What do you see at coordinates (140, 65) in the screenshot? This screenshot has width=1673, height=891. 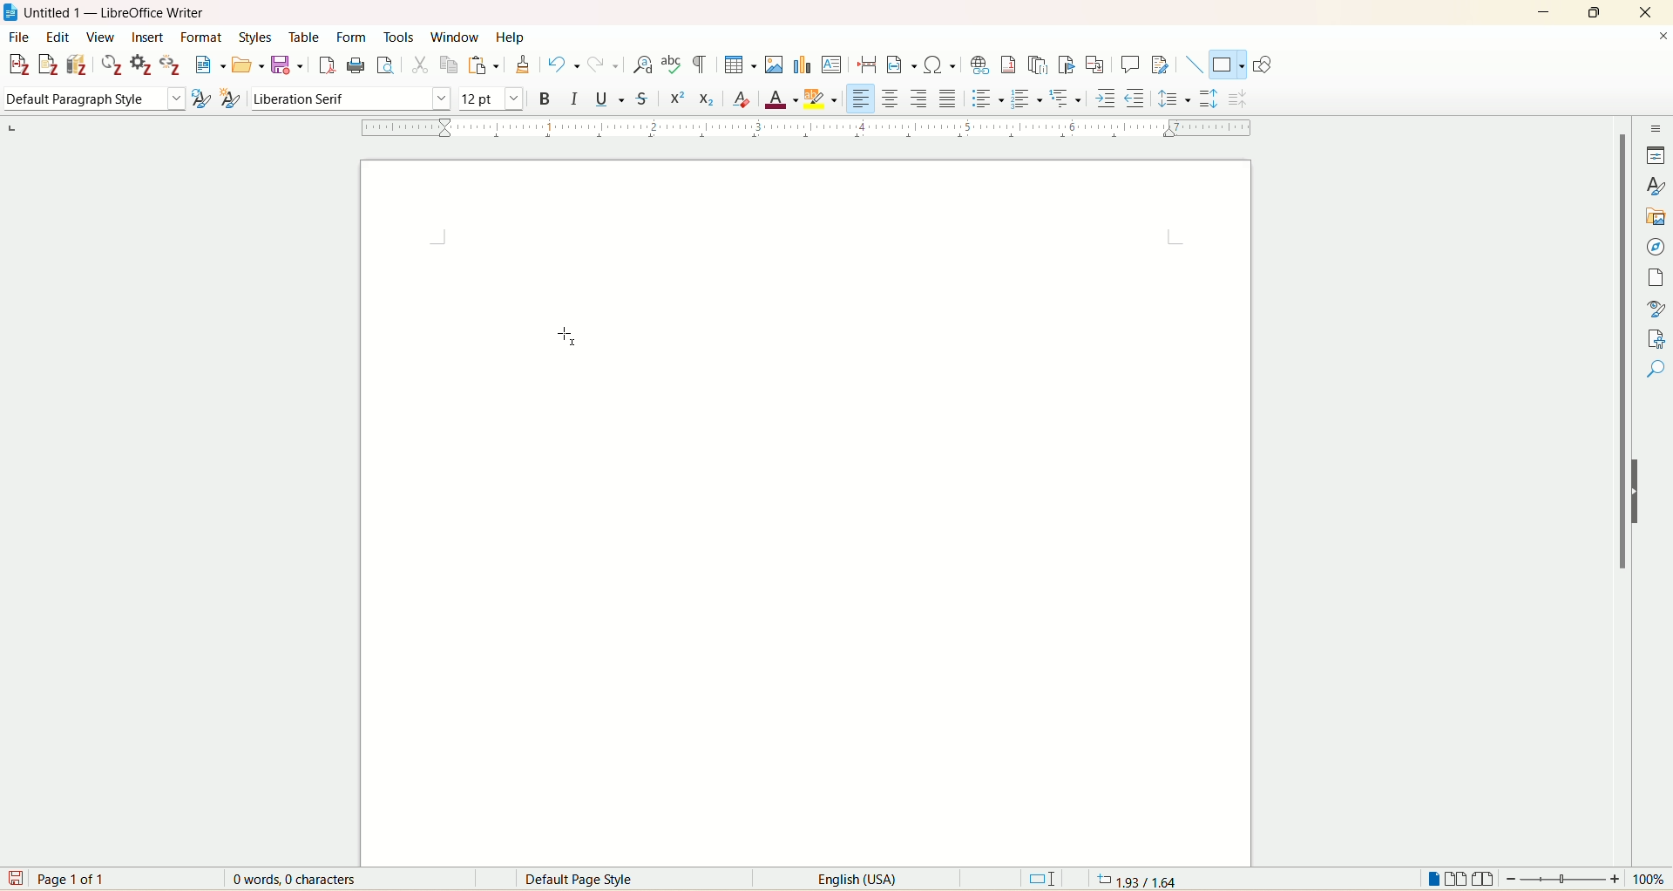 I see `document preferences` at bounding box center [140, 65].